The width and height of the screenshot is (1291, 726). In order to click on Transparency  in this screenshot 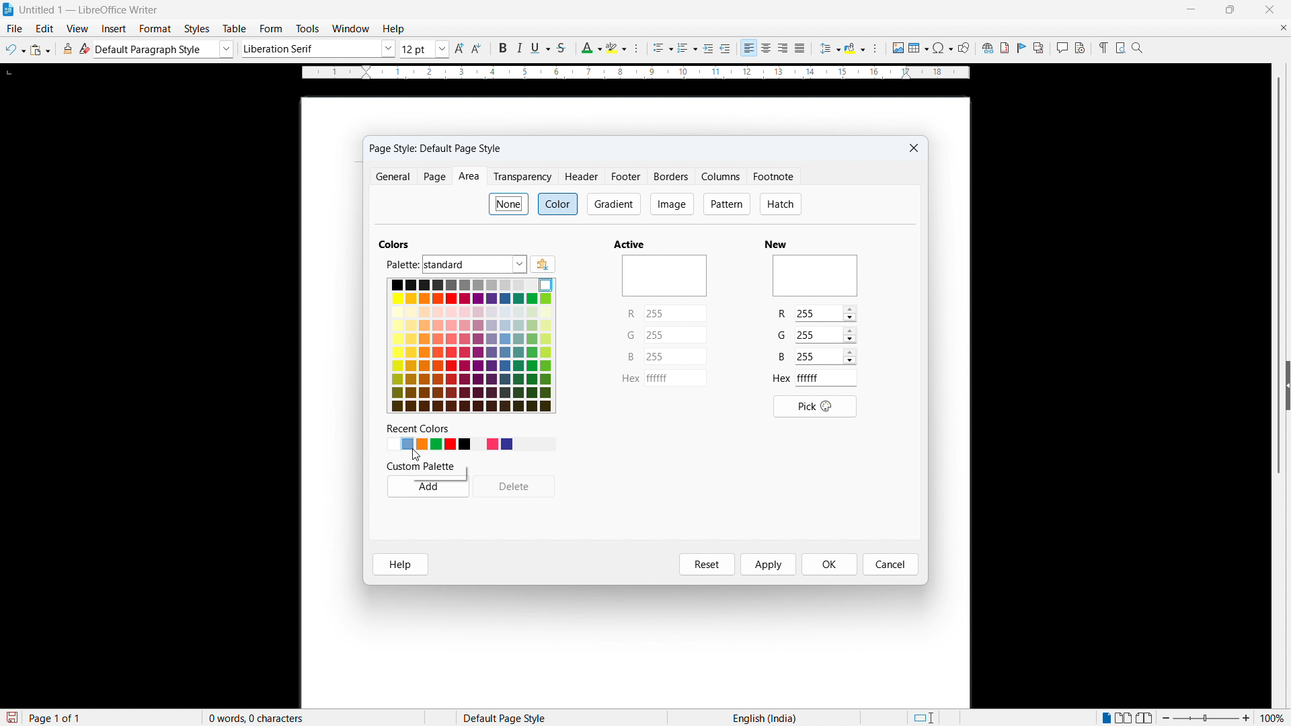, I will do `click(524, 176)`.